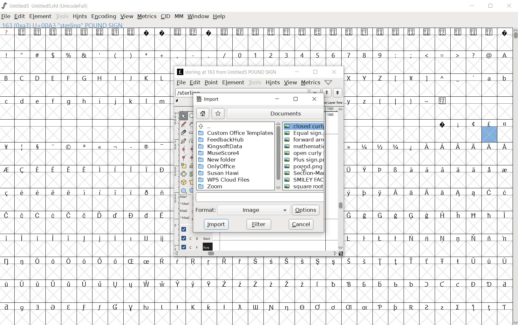 This screenshot has width=518, height=325. What do you see at coordinates (162, 32) in the screenshot?
I see `Symbol` at bounding box center [162, 32].